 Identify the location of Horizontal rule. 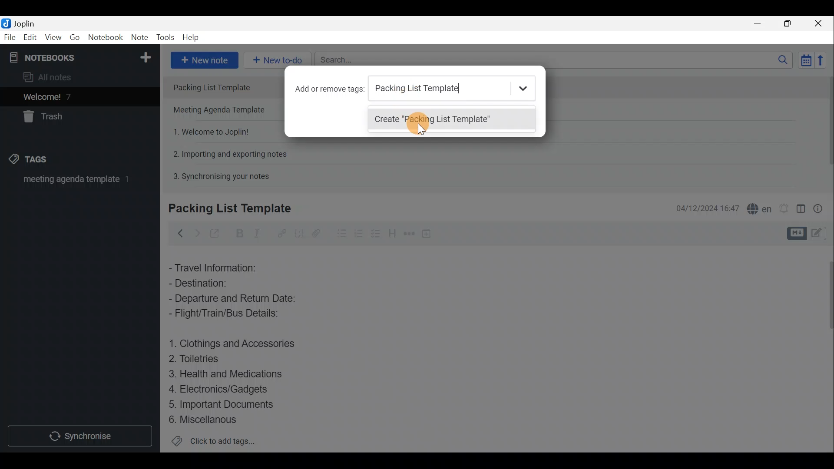
(408, 234).